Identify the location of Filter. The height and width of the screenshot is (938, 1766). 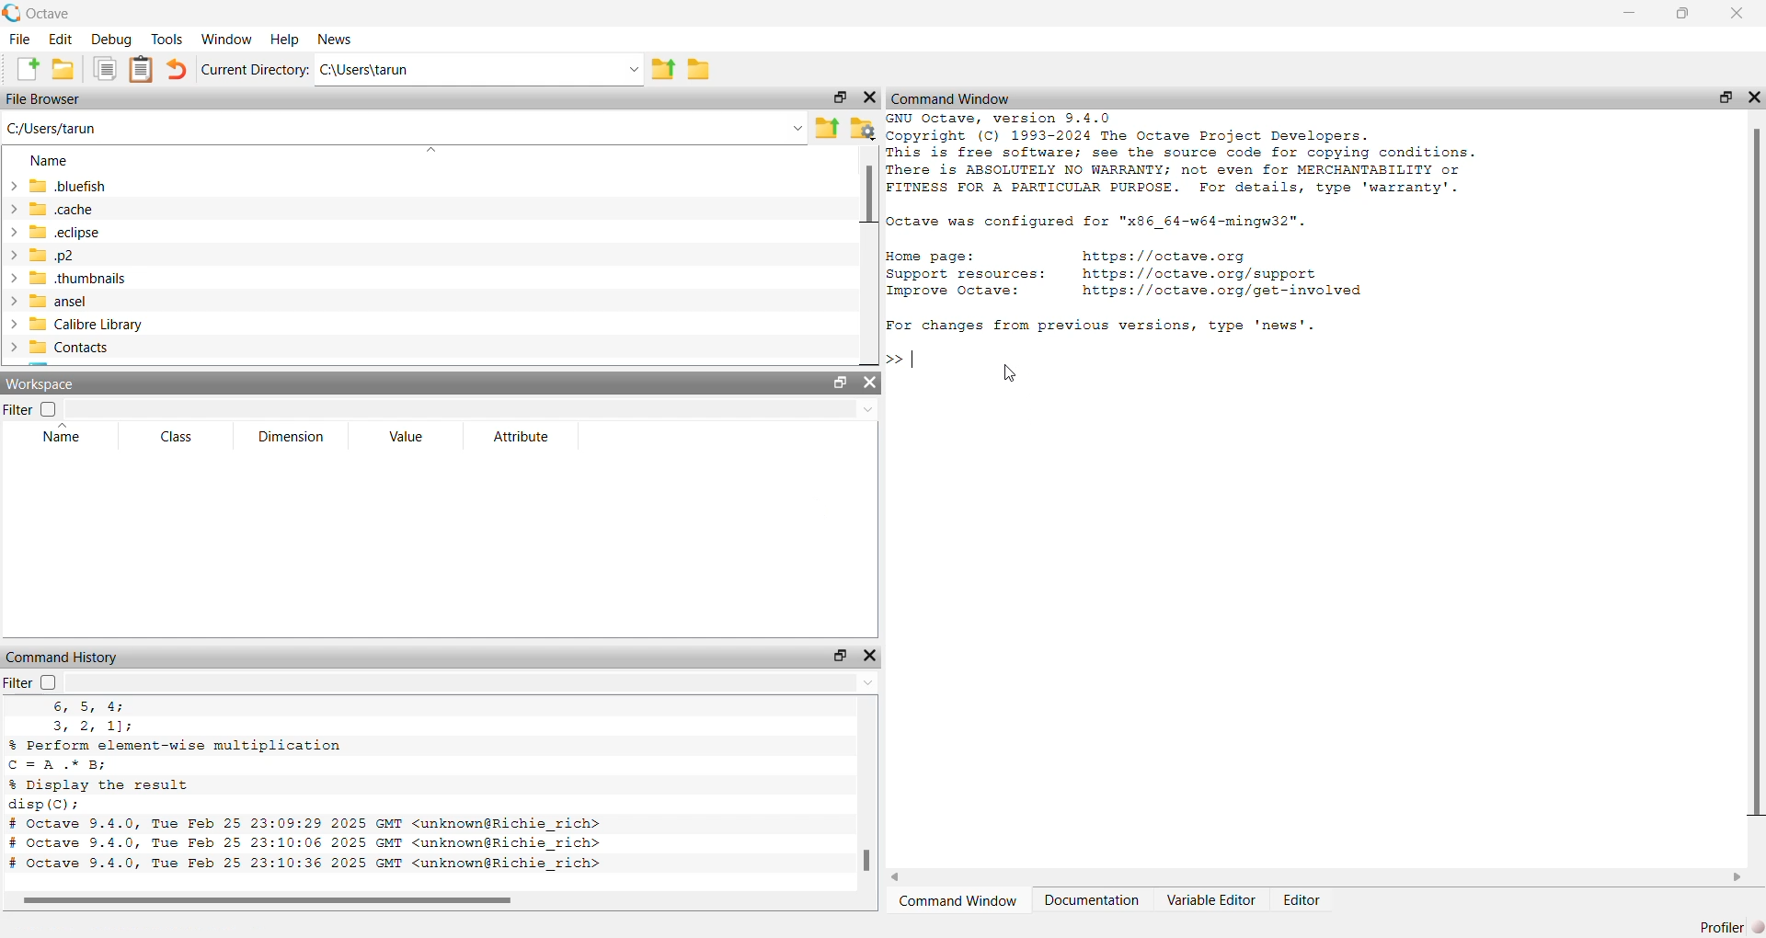
(18, 409).